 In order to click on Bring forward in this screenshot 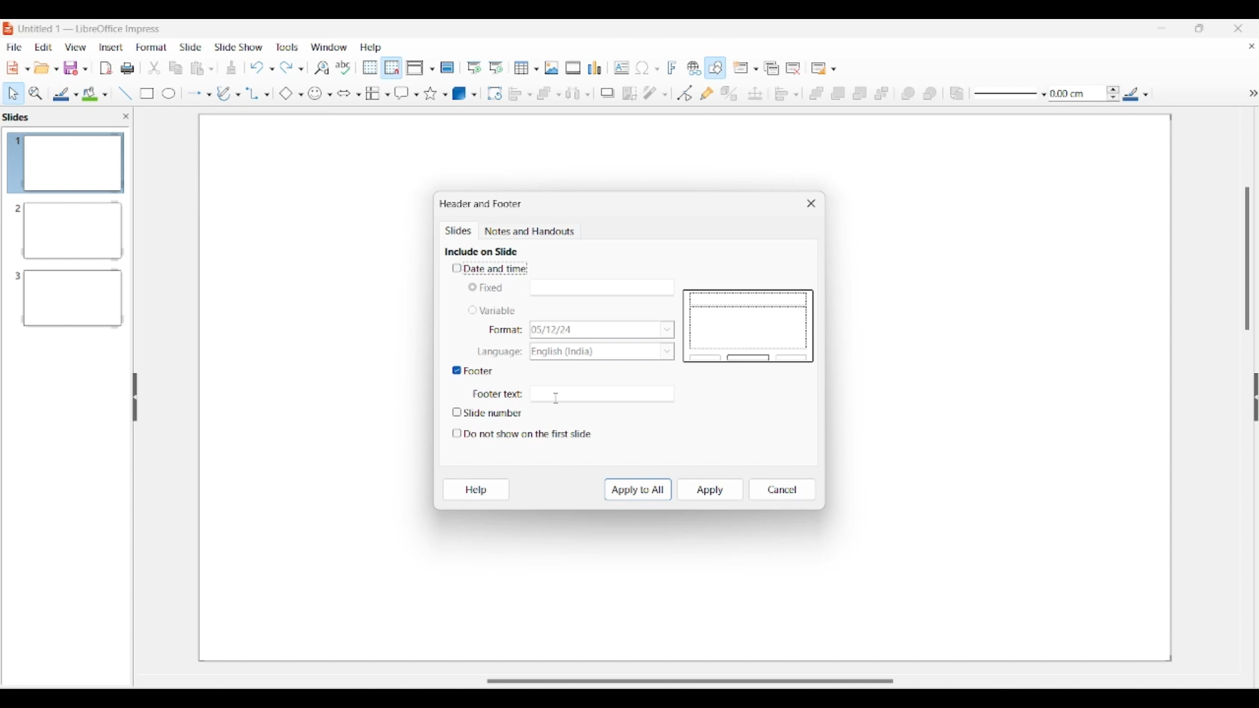, I will do `click(839, 94)`.